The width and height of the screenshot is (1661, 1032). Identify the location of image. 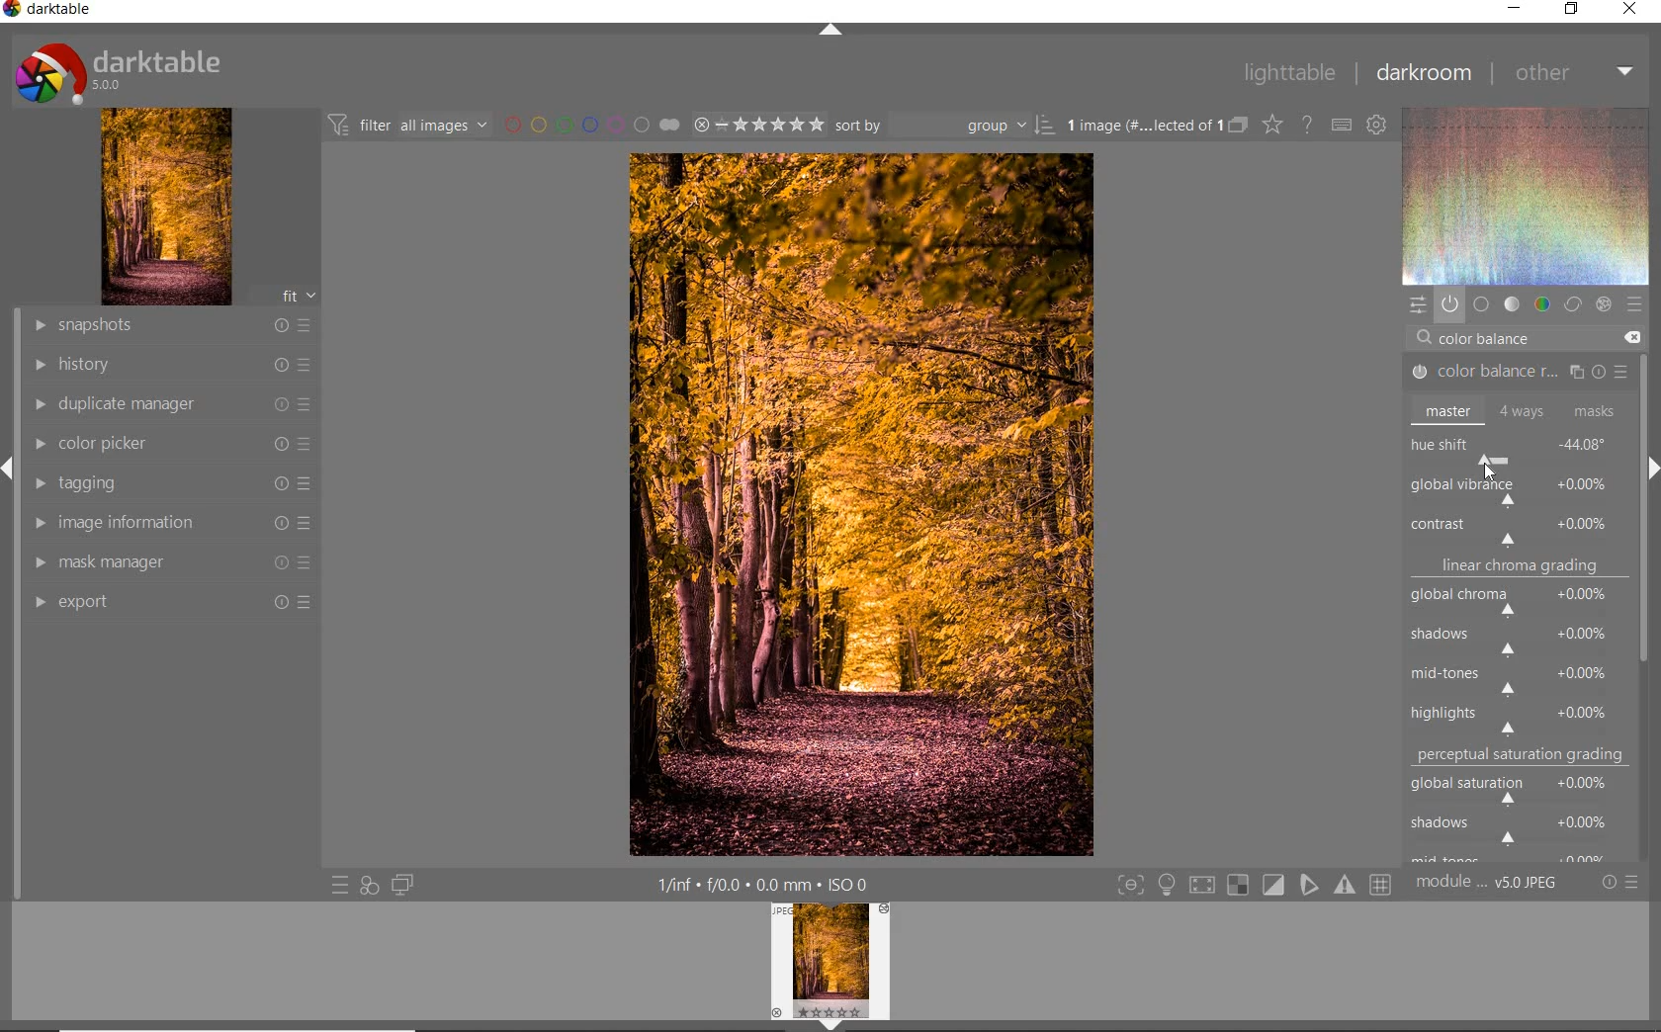
(167, 207).